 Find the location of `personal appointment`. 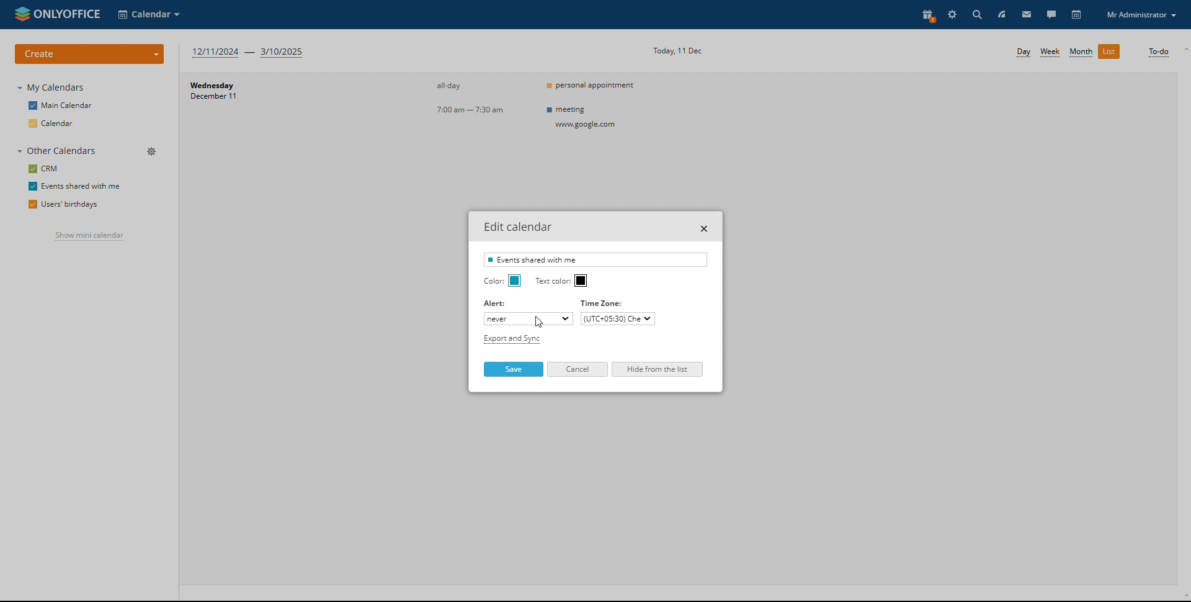

personal appointment is located at coordinates (593, 84).